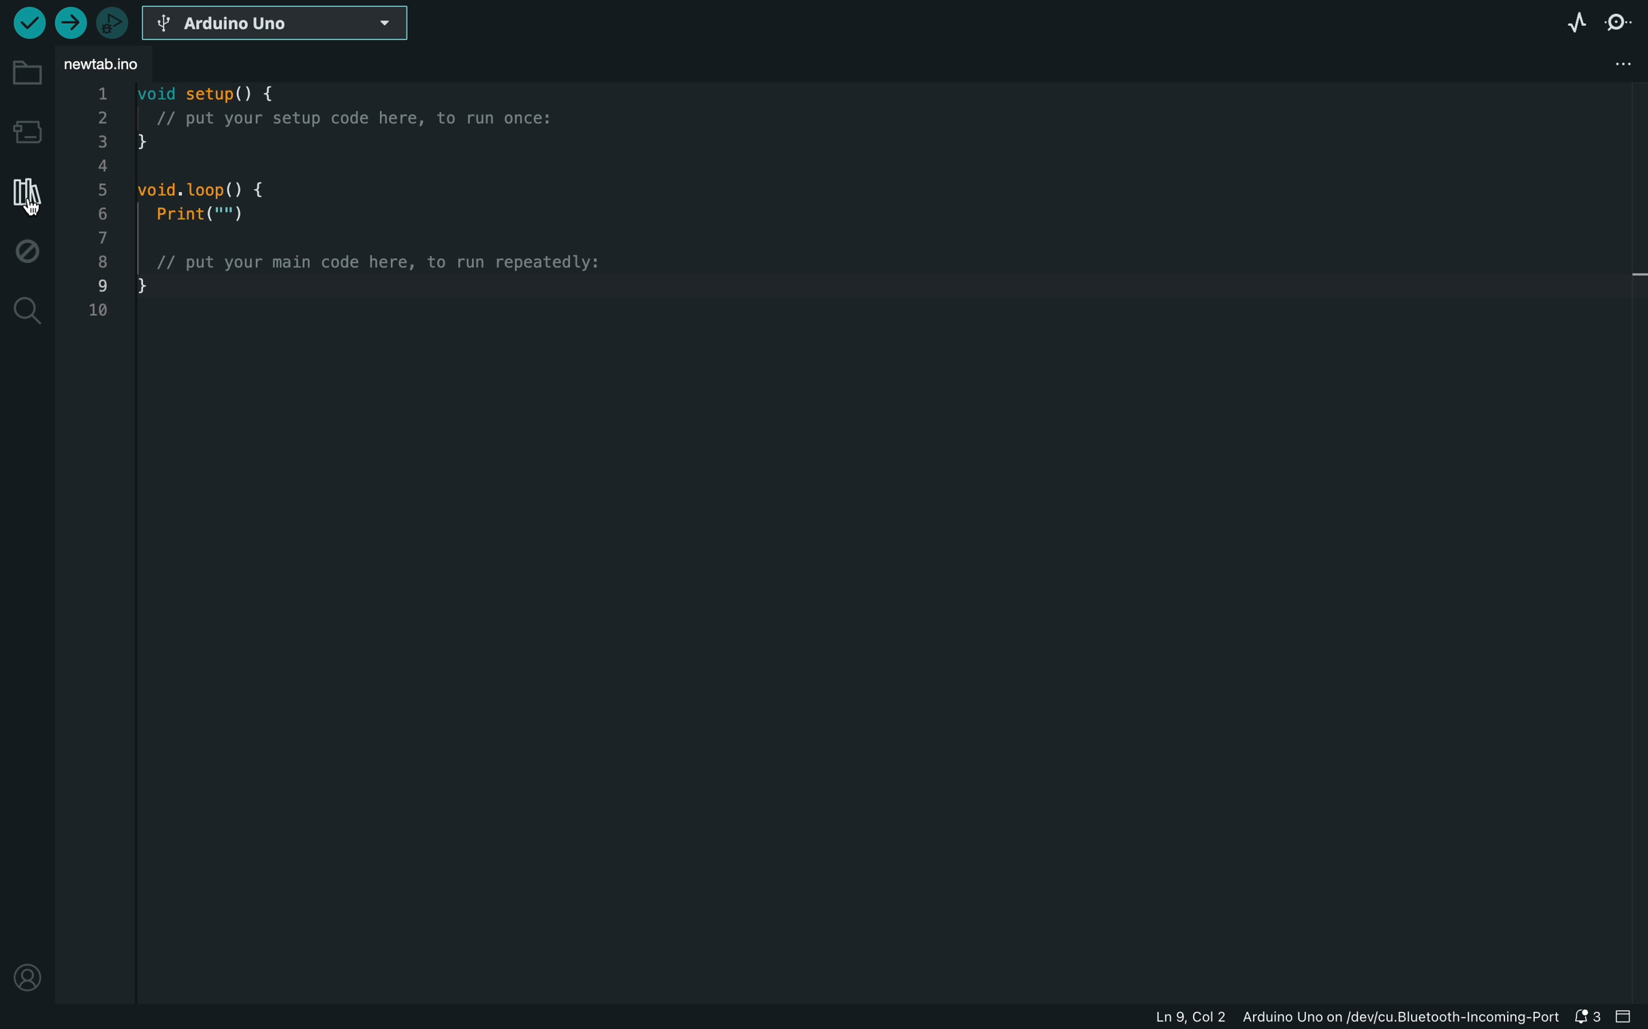 The height and width of the screenshot is (1029, 1648). What do you see at coordinates (114, 20) in the screenshot?
I see `debugger` at bounding box center [114, 20].